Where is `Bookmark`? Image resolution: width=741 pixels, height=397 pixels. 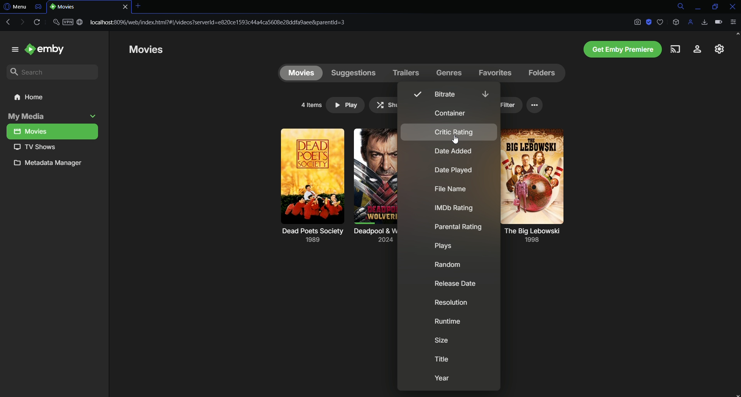 Bookmark is located at coordinates (660, 22).